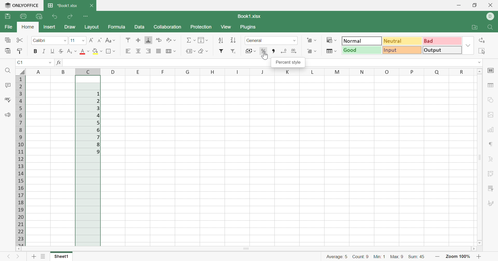 Image resolution: width=498 pixels, height=261 pixels. I want to click on Scroll Right, so click(476, 249).